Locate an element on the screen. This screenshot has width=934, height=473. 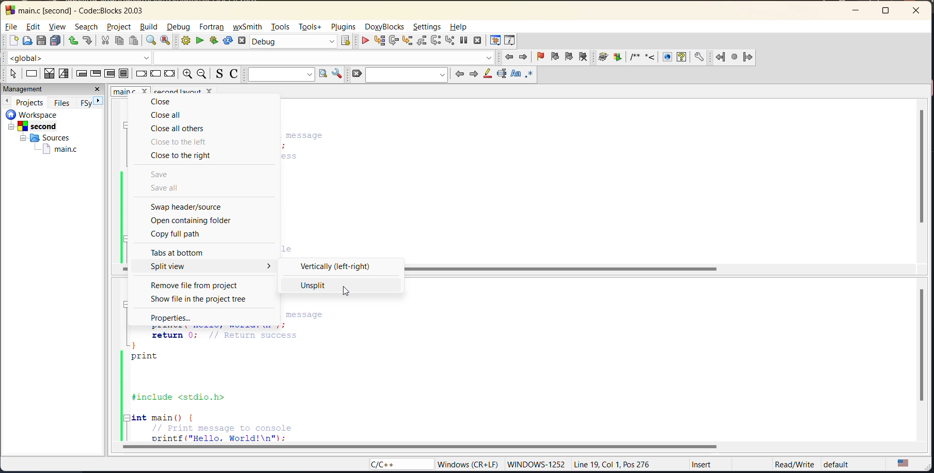
zoom in is located at coordinates (187, 73).